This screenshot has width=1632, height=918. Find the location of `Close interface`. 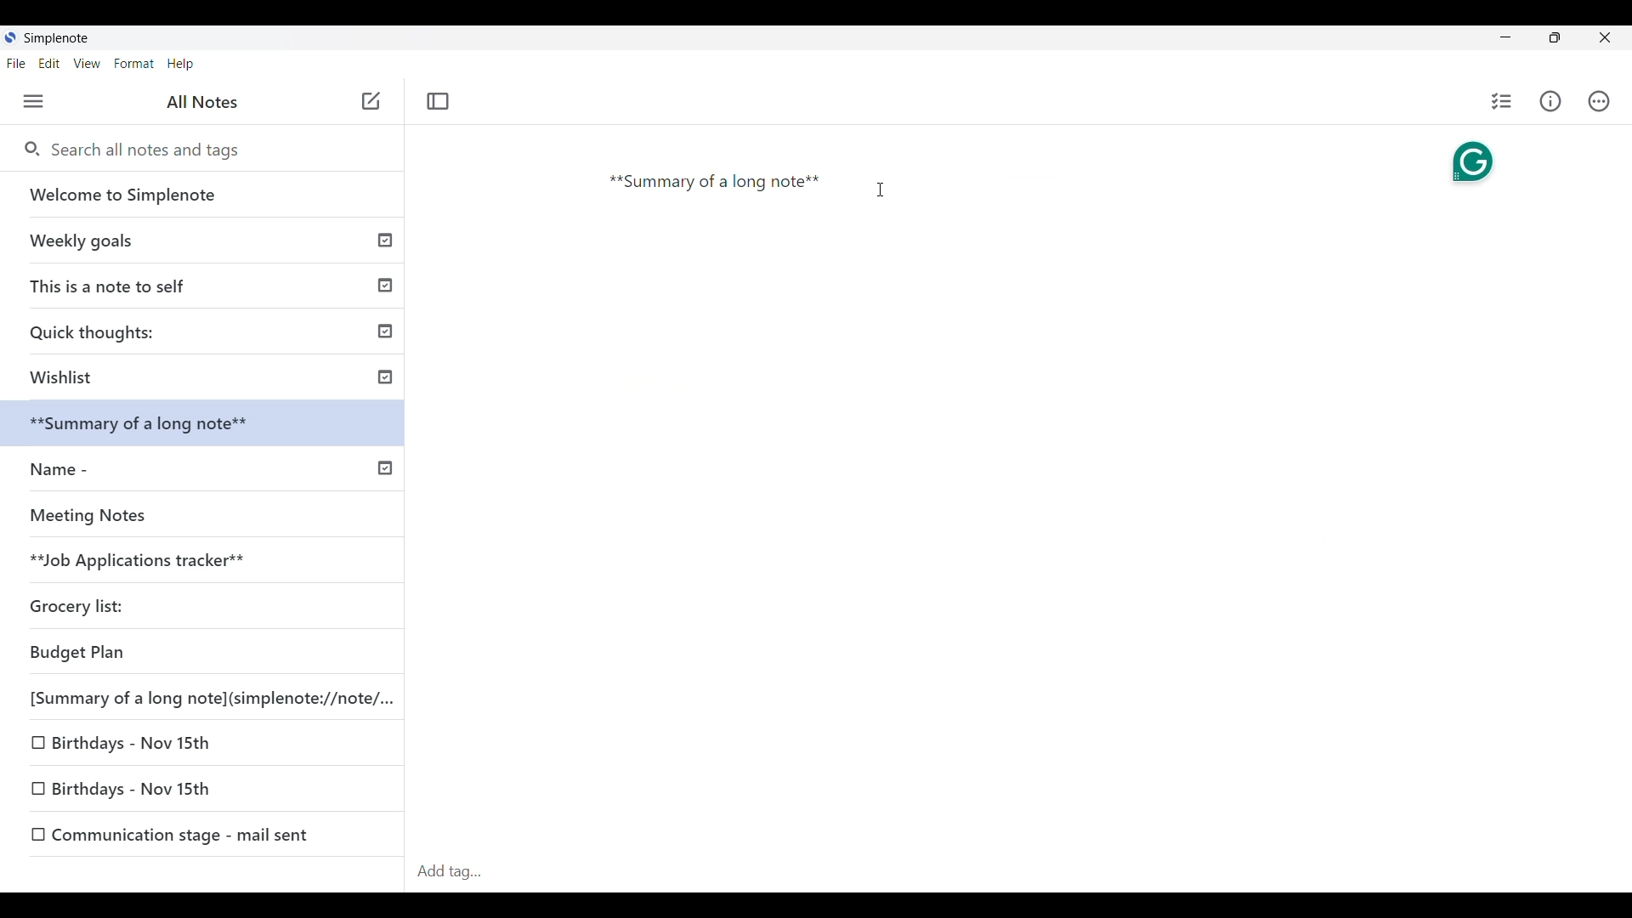

Close interface is located at coordinates (1604, 37).